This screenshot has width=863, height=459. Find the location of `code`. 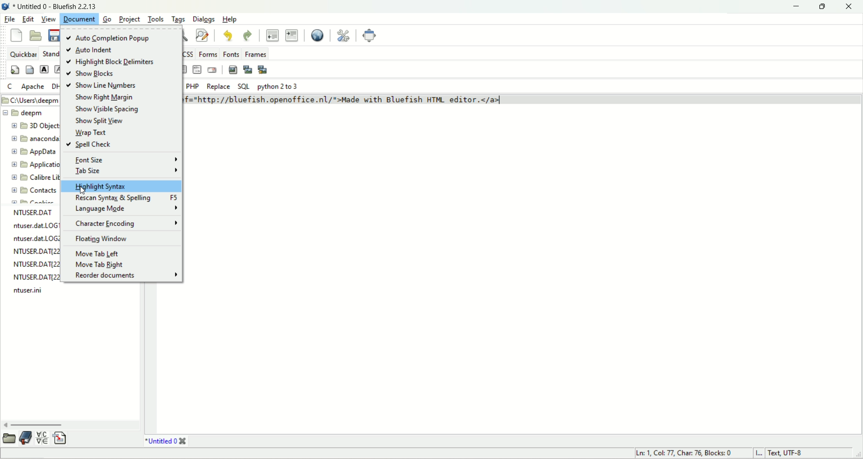

code is located at coordinates (389, 101).